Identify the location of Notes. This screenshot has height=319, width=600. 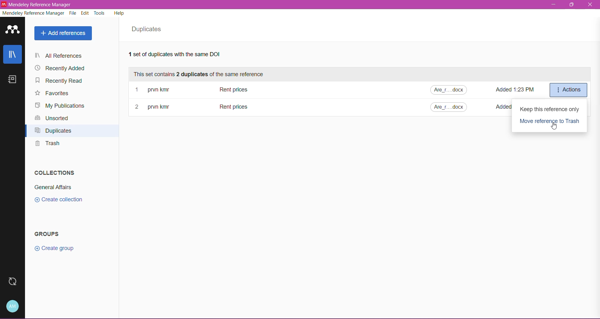
(14, 80).